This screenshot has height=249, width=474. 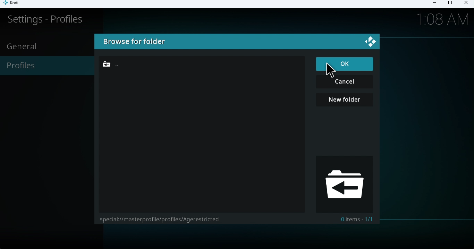 I want to click on Folder, so click(x=198, y=63).